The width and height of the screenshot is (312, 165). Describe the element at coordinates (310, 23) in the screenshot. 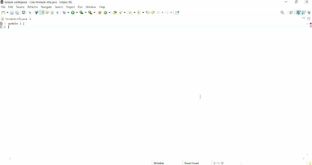

I see `Errors` at that location.